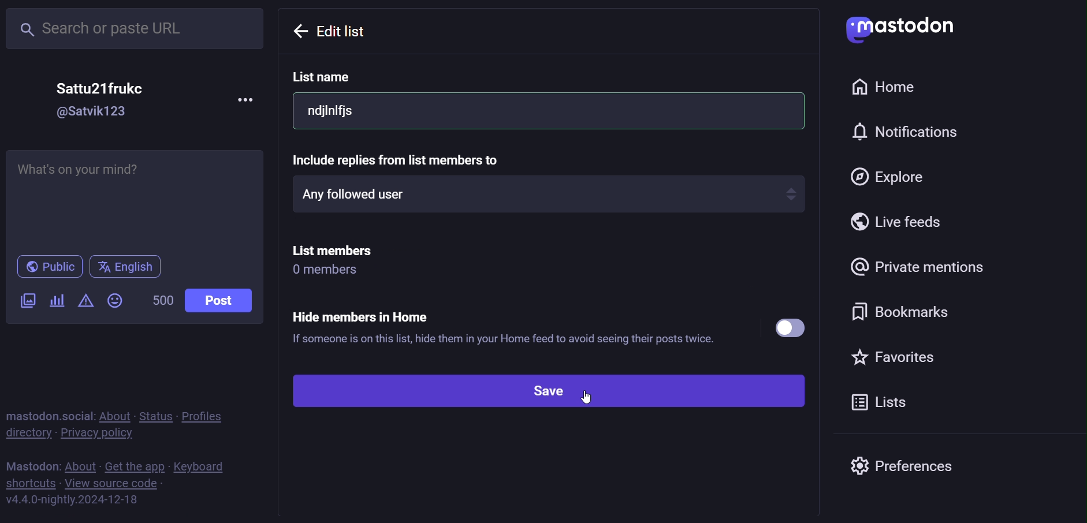 This screenshot has width=1087, height=523. What do you see at coordinates (902, 462) in the screenshot?
I see `preferences` at bounding box center [902, 462].